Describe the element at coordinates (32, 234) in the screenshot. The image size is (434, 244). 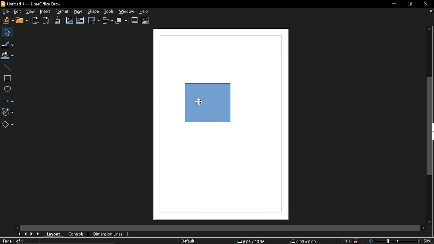
I see `Next page` at that location.